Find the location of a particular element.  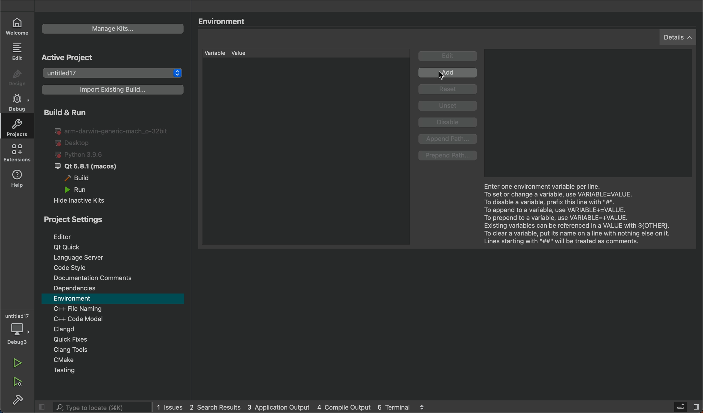

comments is located at coordinates (114, 277).